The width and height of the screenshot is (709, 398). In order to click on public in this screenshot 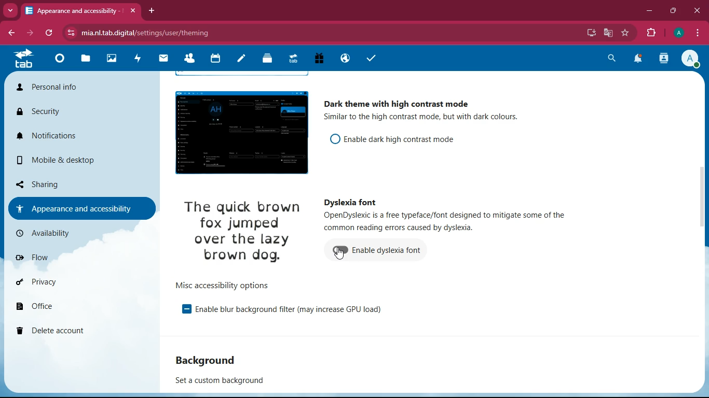, I will do `click(343, 58)`.